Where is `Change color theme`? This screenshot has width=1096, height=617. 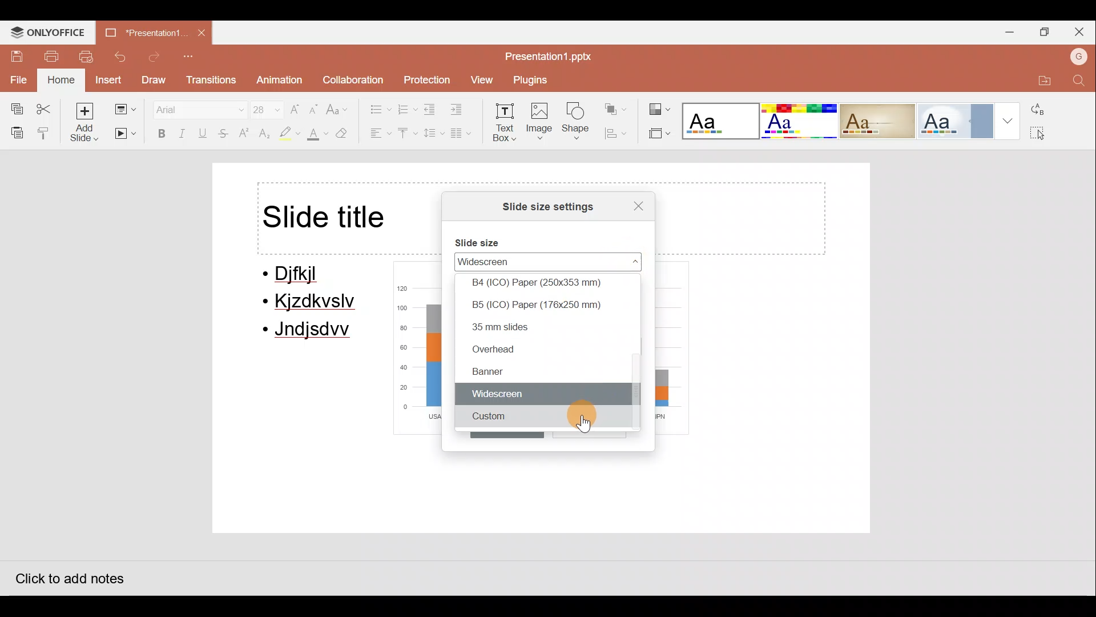
Change color theme is located at coordinates (660, 105).